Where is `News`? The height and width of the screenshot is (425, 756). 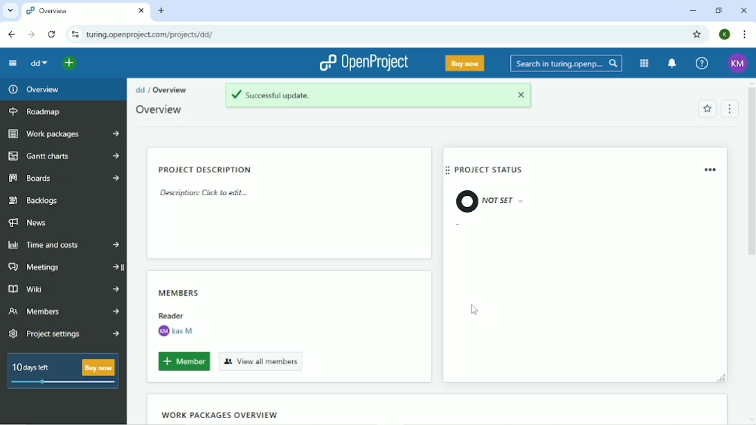 News is located at coordinates (31, 223).